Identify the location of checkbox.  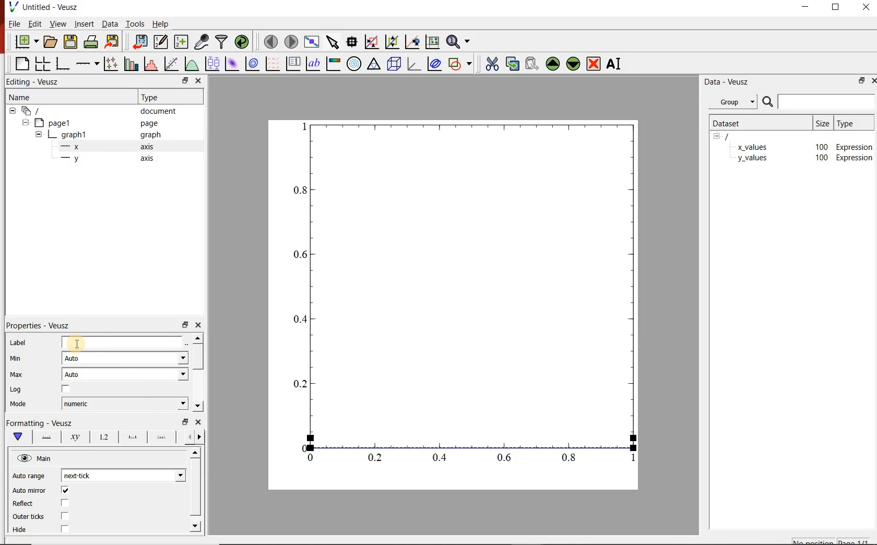
(66, 516).